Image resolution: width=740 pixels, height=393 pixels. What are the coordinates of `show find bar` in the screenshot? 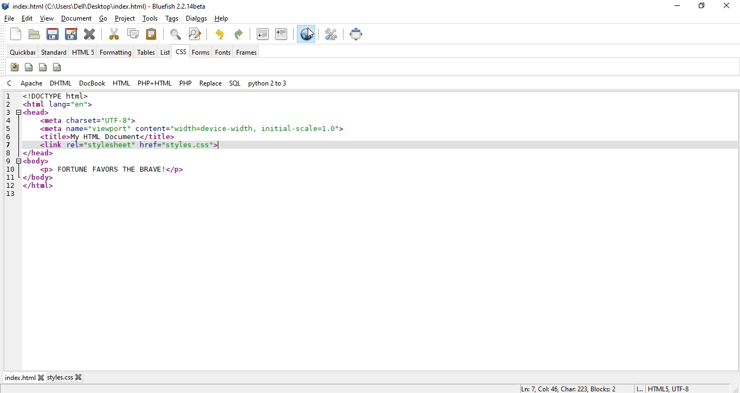 It's located at (176, 34).